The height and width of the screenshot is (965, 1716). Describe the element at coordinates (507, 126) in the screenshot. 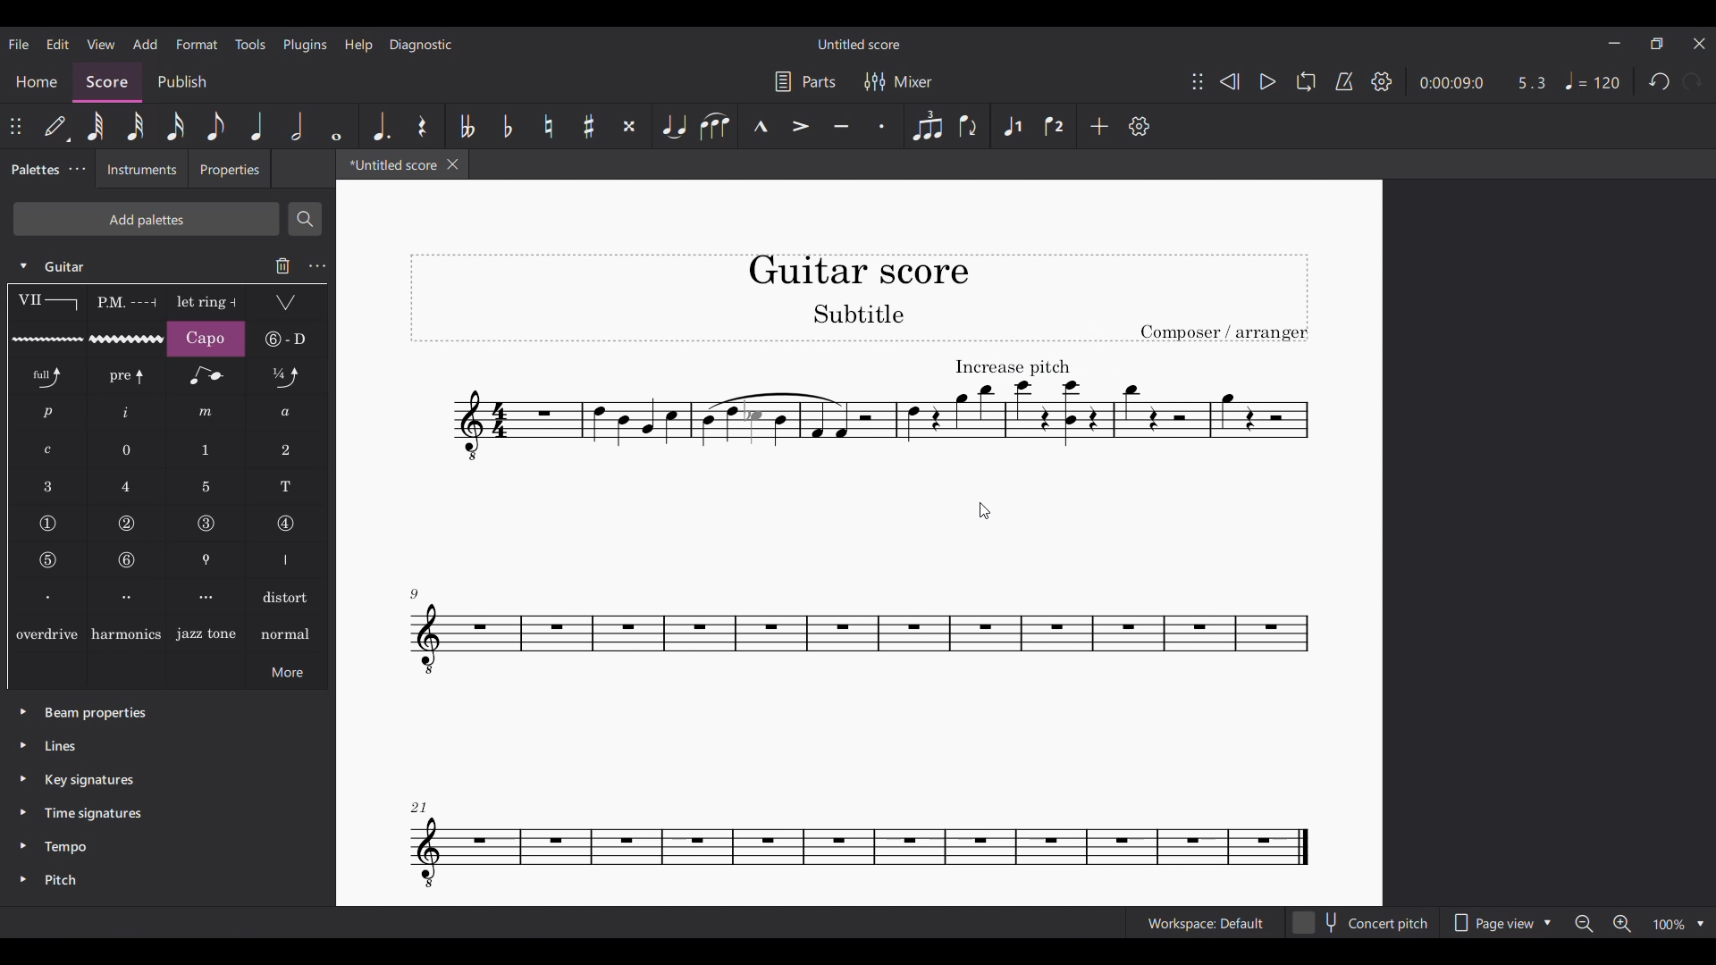

I see `Toggle flat` at that location.